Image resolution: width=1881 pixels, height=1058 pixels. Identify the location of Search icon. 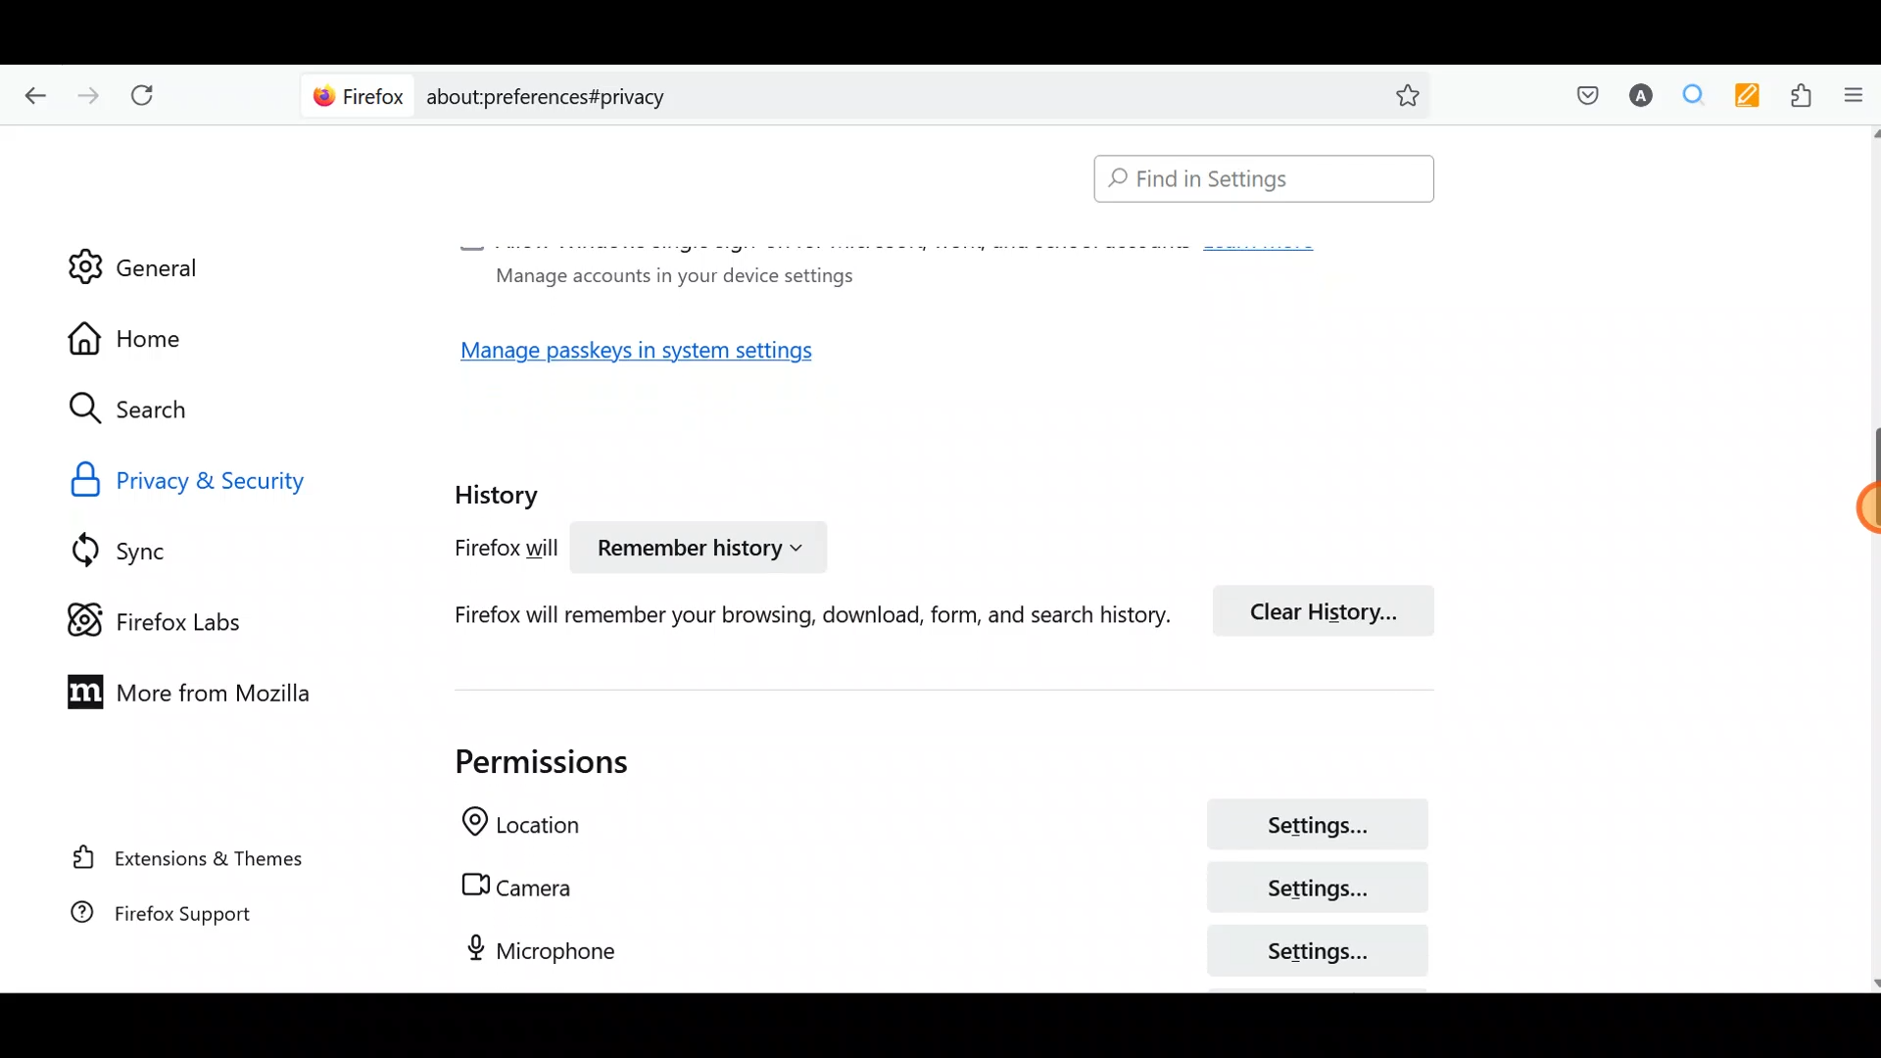
(149, 409).